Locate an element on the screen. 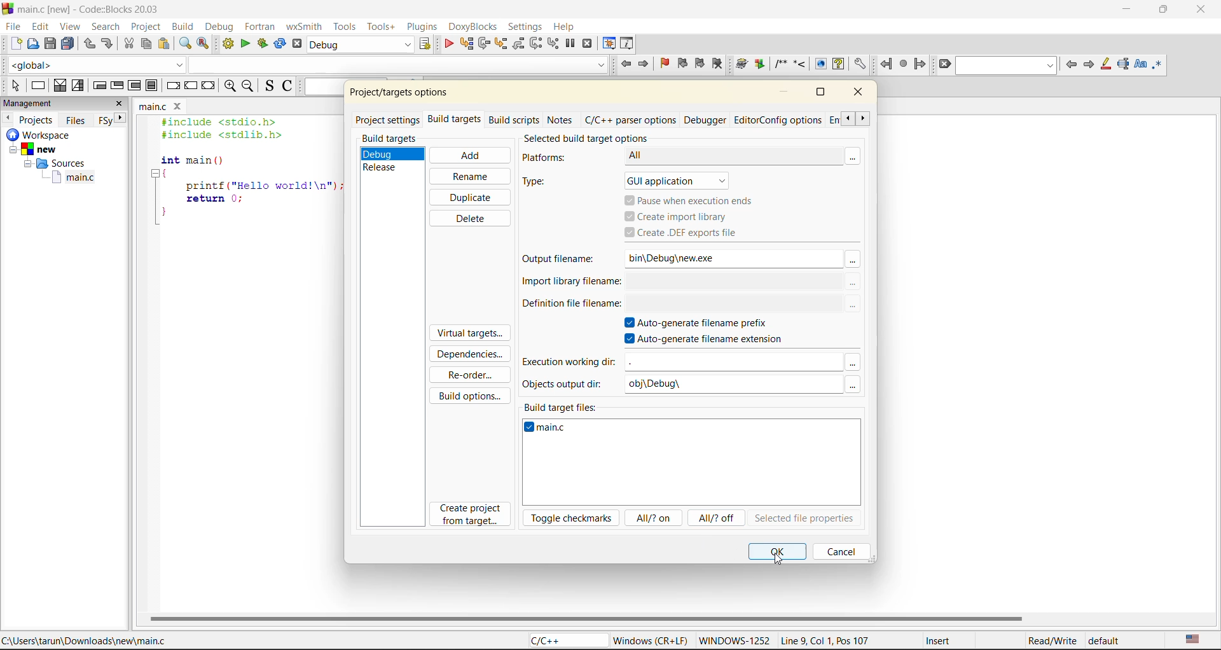 This screenshot has width=1221, height=650. jump back is located at coordinates (625, 66).